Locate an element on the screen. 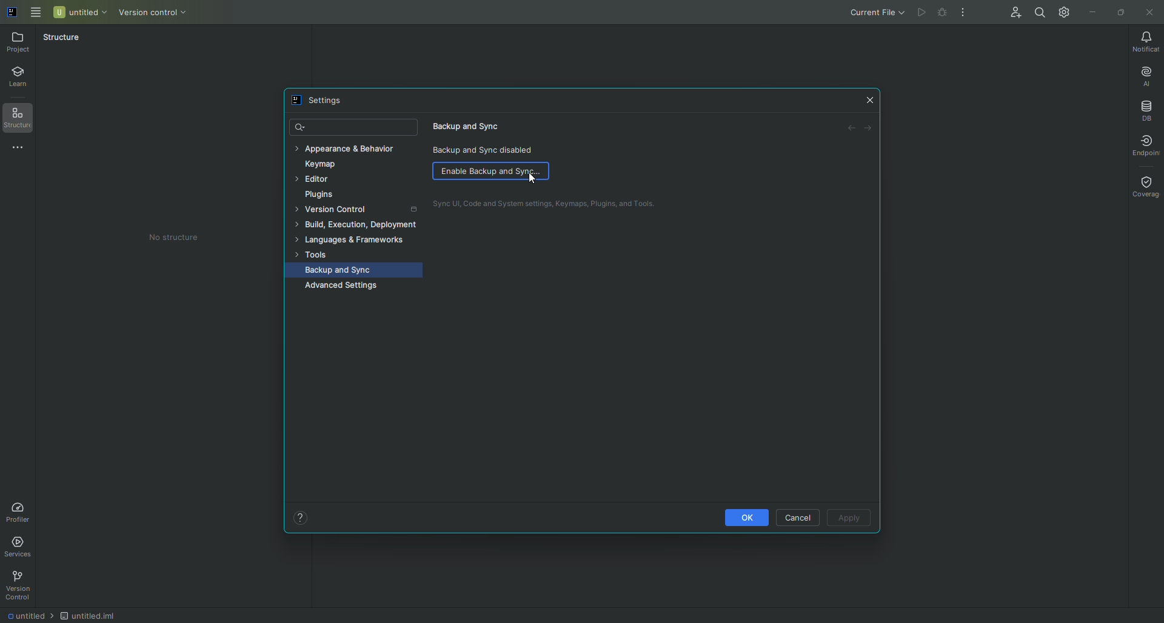 Image resolution: width=1164 pixels, height=623 pixels. Backup and Sync disabled is located at coordinates (490, 152).